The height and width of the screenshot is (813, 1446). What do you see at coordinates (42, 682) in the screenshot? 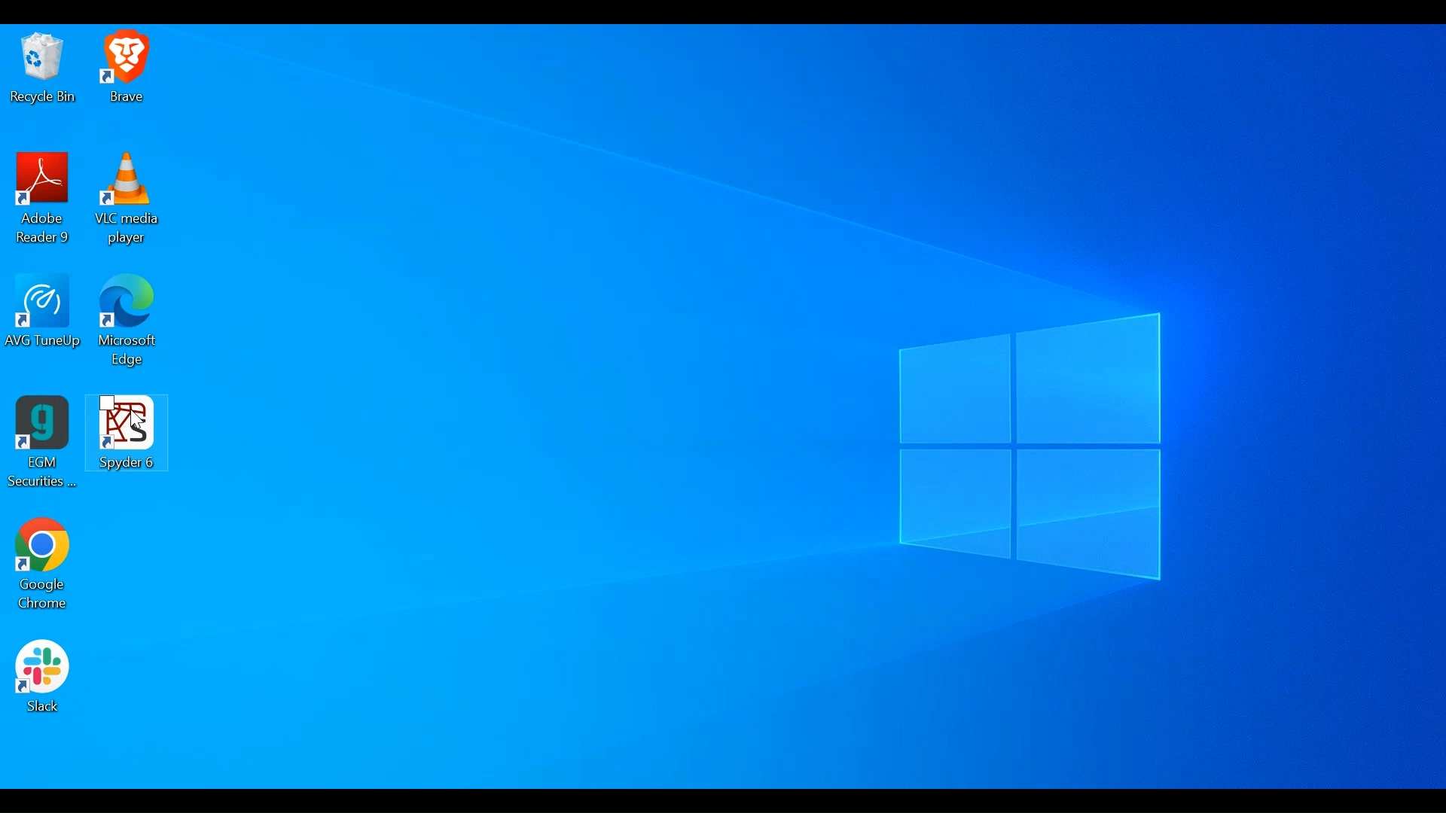
I see `Slack Desktop Icon` at bounding box center [42, 682].